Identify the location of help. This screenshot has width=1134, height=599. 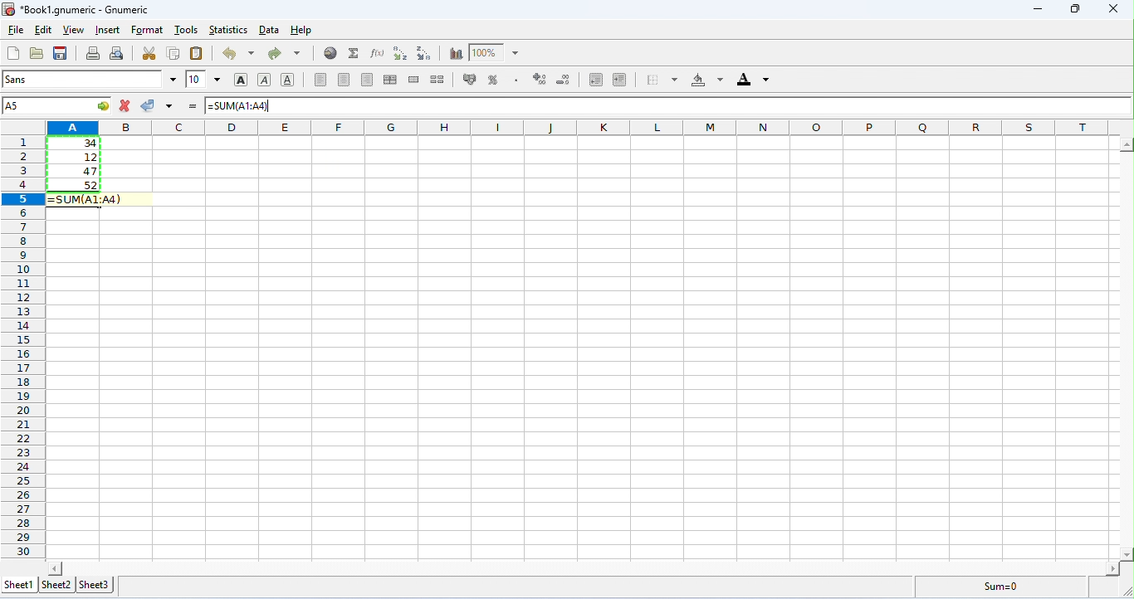
(303, 31).